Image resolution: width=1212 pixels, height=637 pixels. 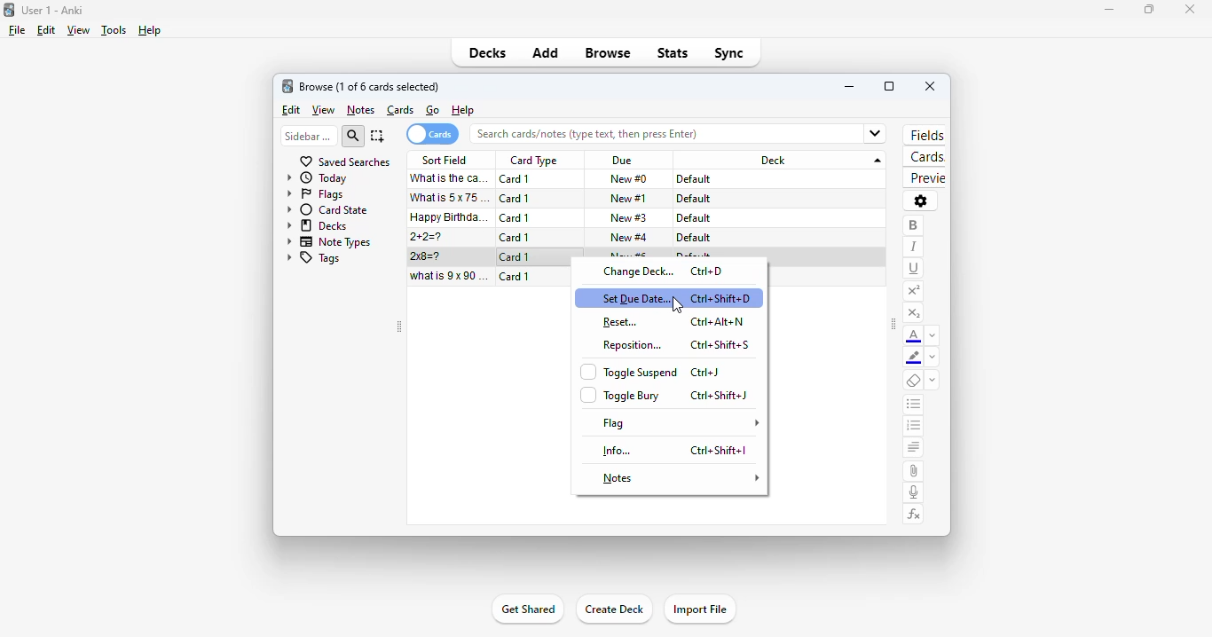 What do you see at coordinates (933, 381) in the screenshot?
I see `select formatting to remove` at bounding box center [933, 381].